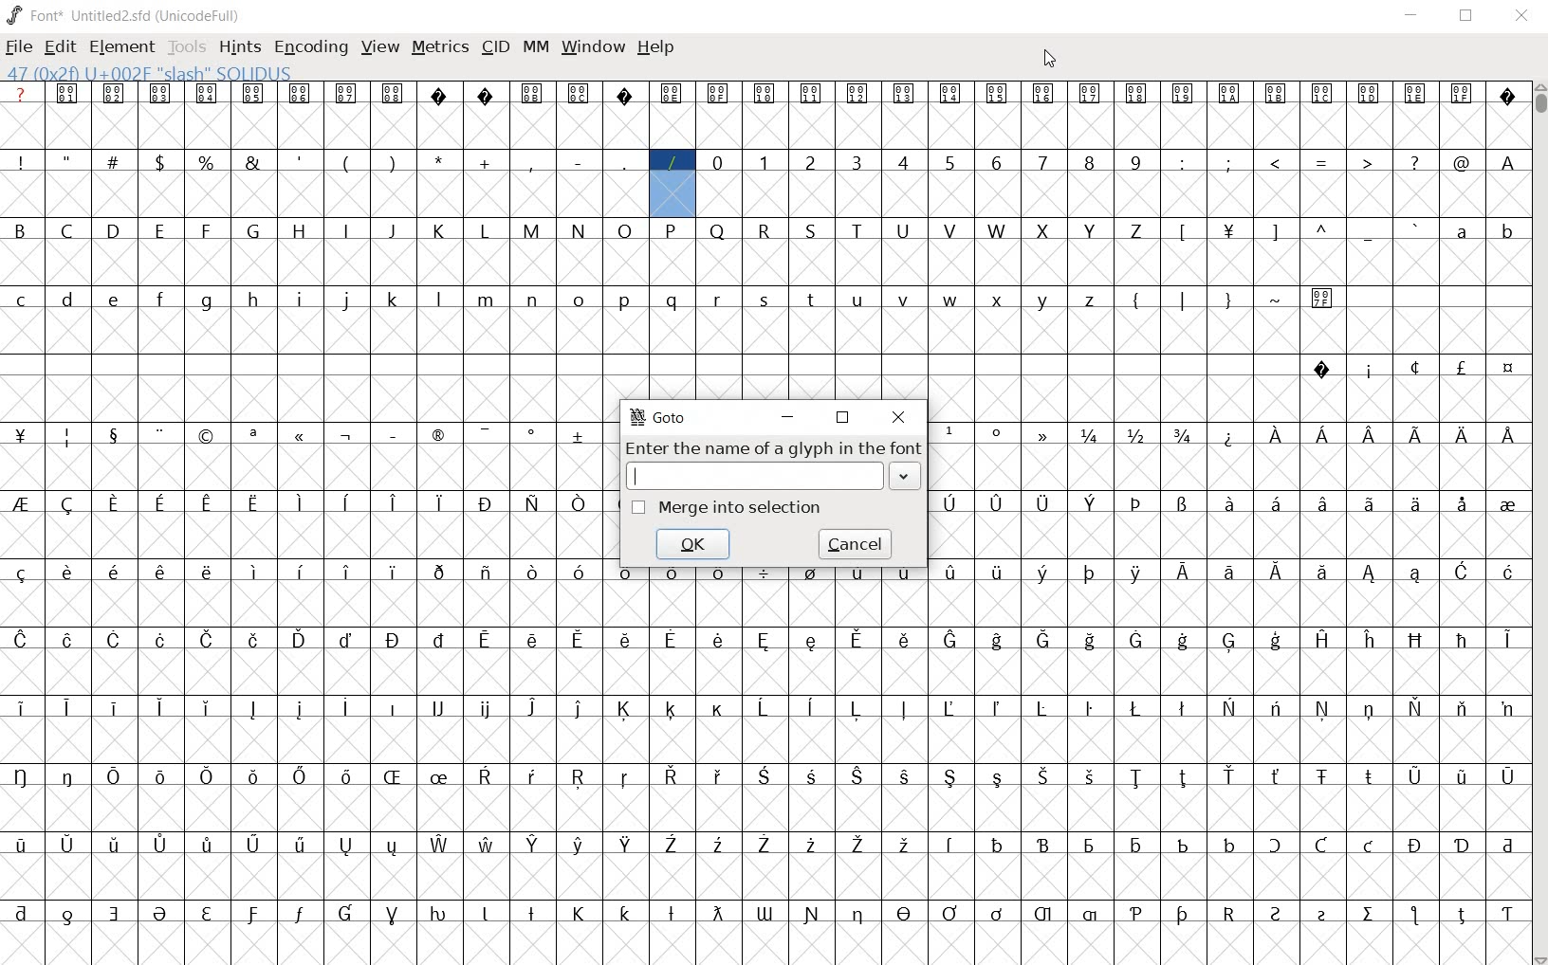  Describe the element at coordinates (672, 639) in the screenshot. I see `glyph` at that location.